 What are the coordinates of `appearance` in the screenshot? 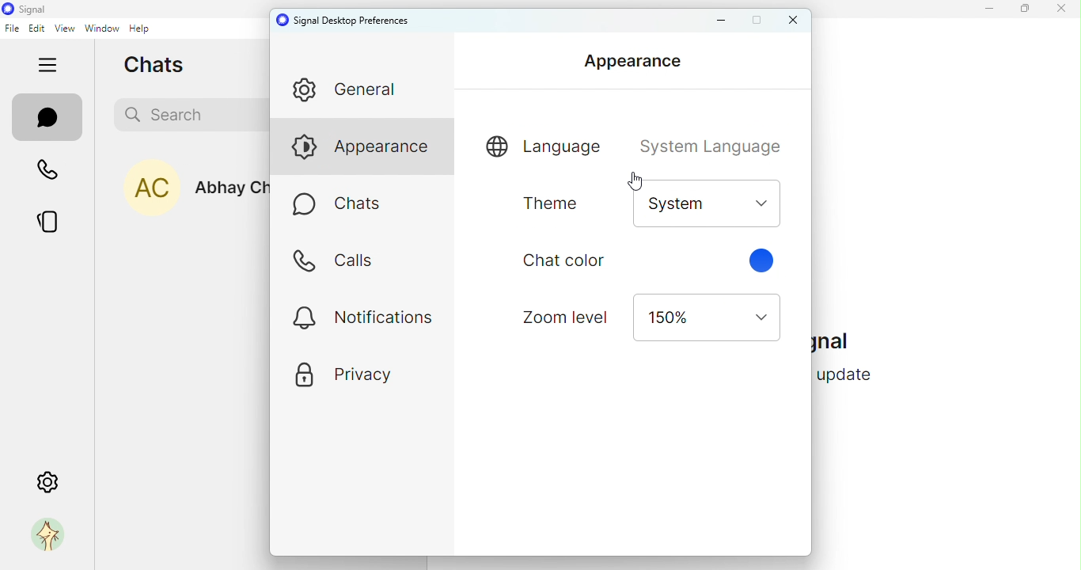 It's located at (353, 146).